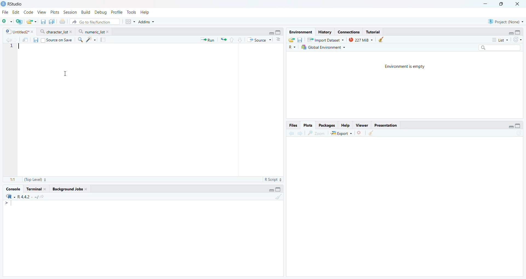 The image size is (526, 279). Describe the element at coordinates (279, 39) in the screenshot. I see `Show document outline` at that location.